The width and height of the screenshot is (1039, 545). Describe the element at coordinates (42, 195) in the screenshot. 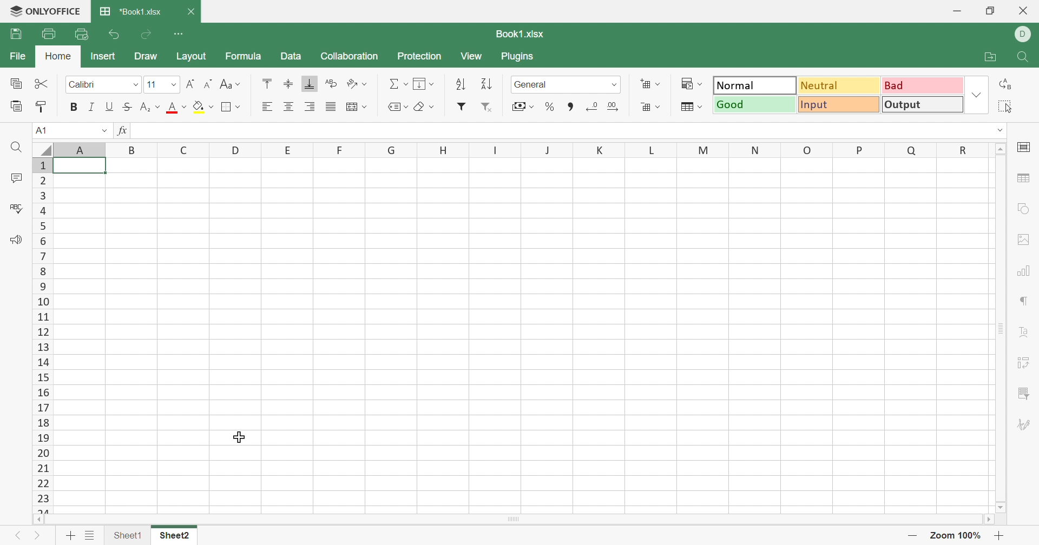

I see `3` at that location.